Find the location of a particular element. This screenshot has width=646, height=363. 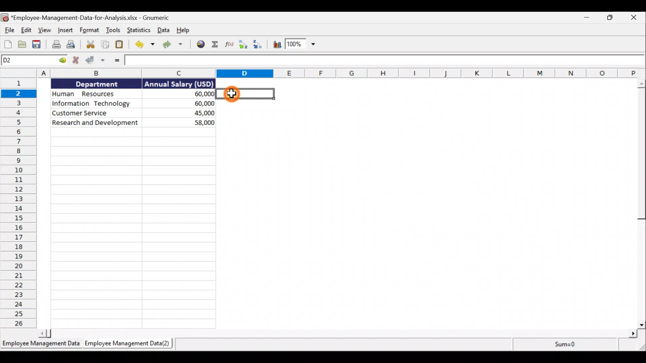

Paste the clipboard is located at coordinates (122, 45).